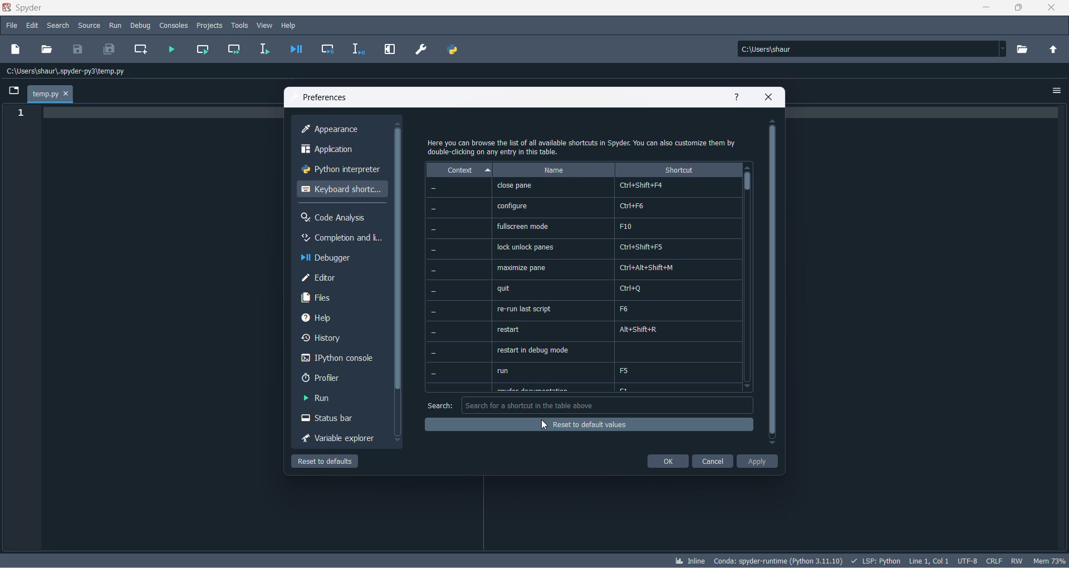 The width and height of the screenshot is (1069, 568). What do you see at coordinates (967, 560) in the screenshot?
I see `chatset` at bounding box center [967, 560].